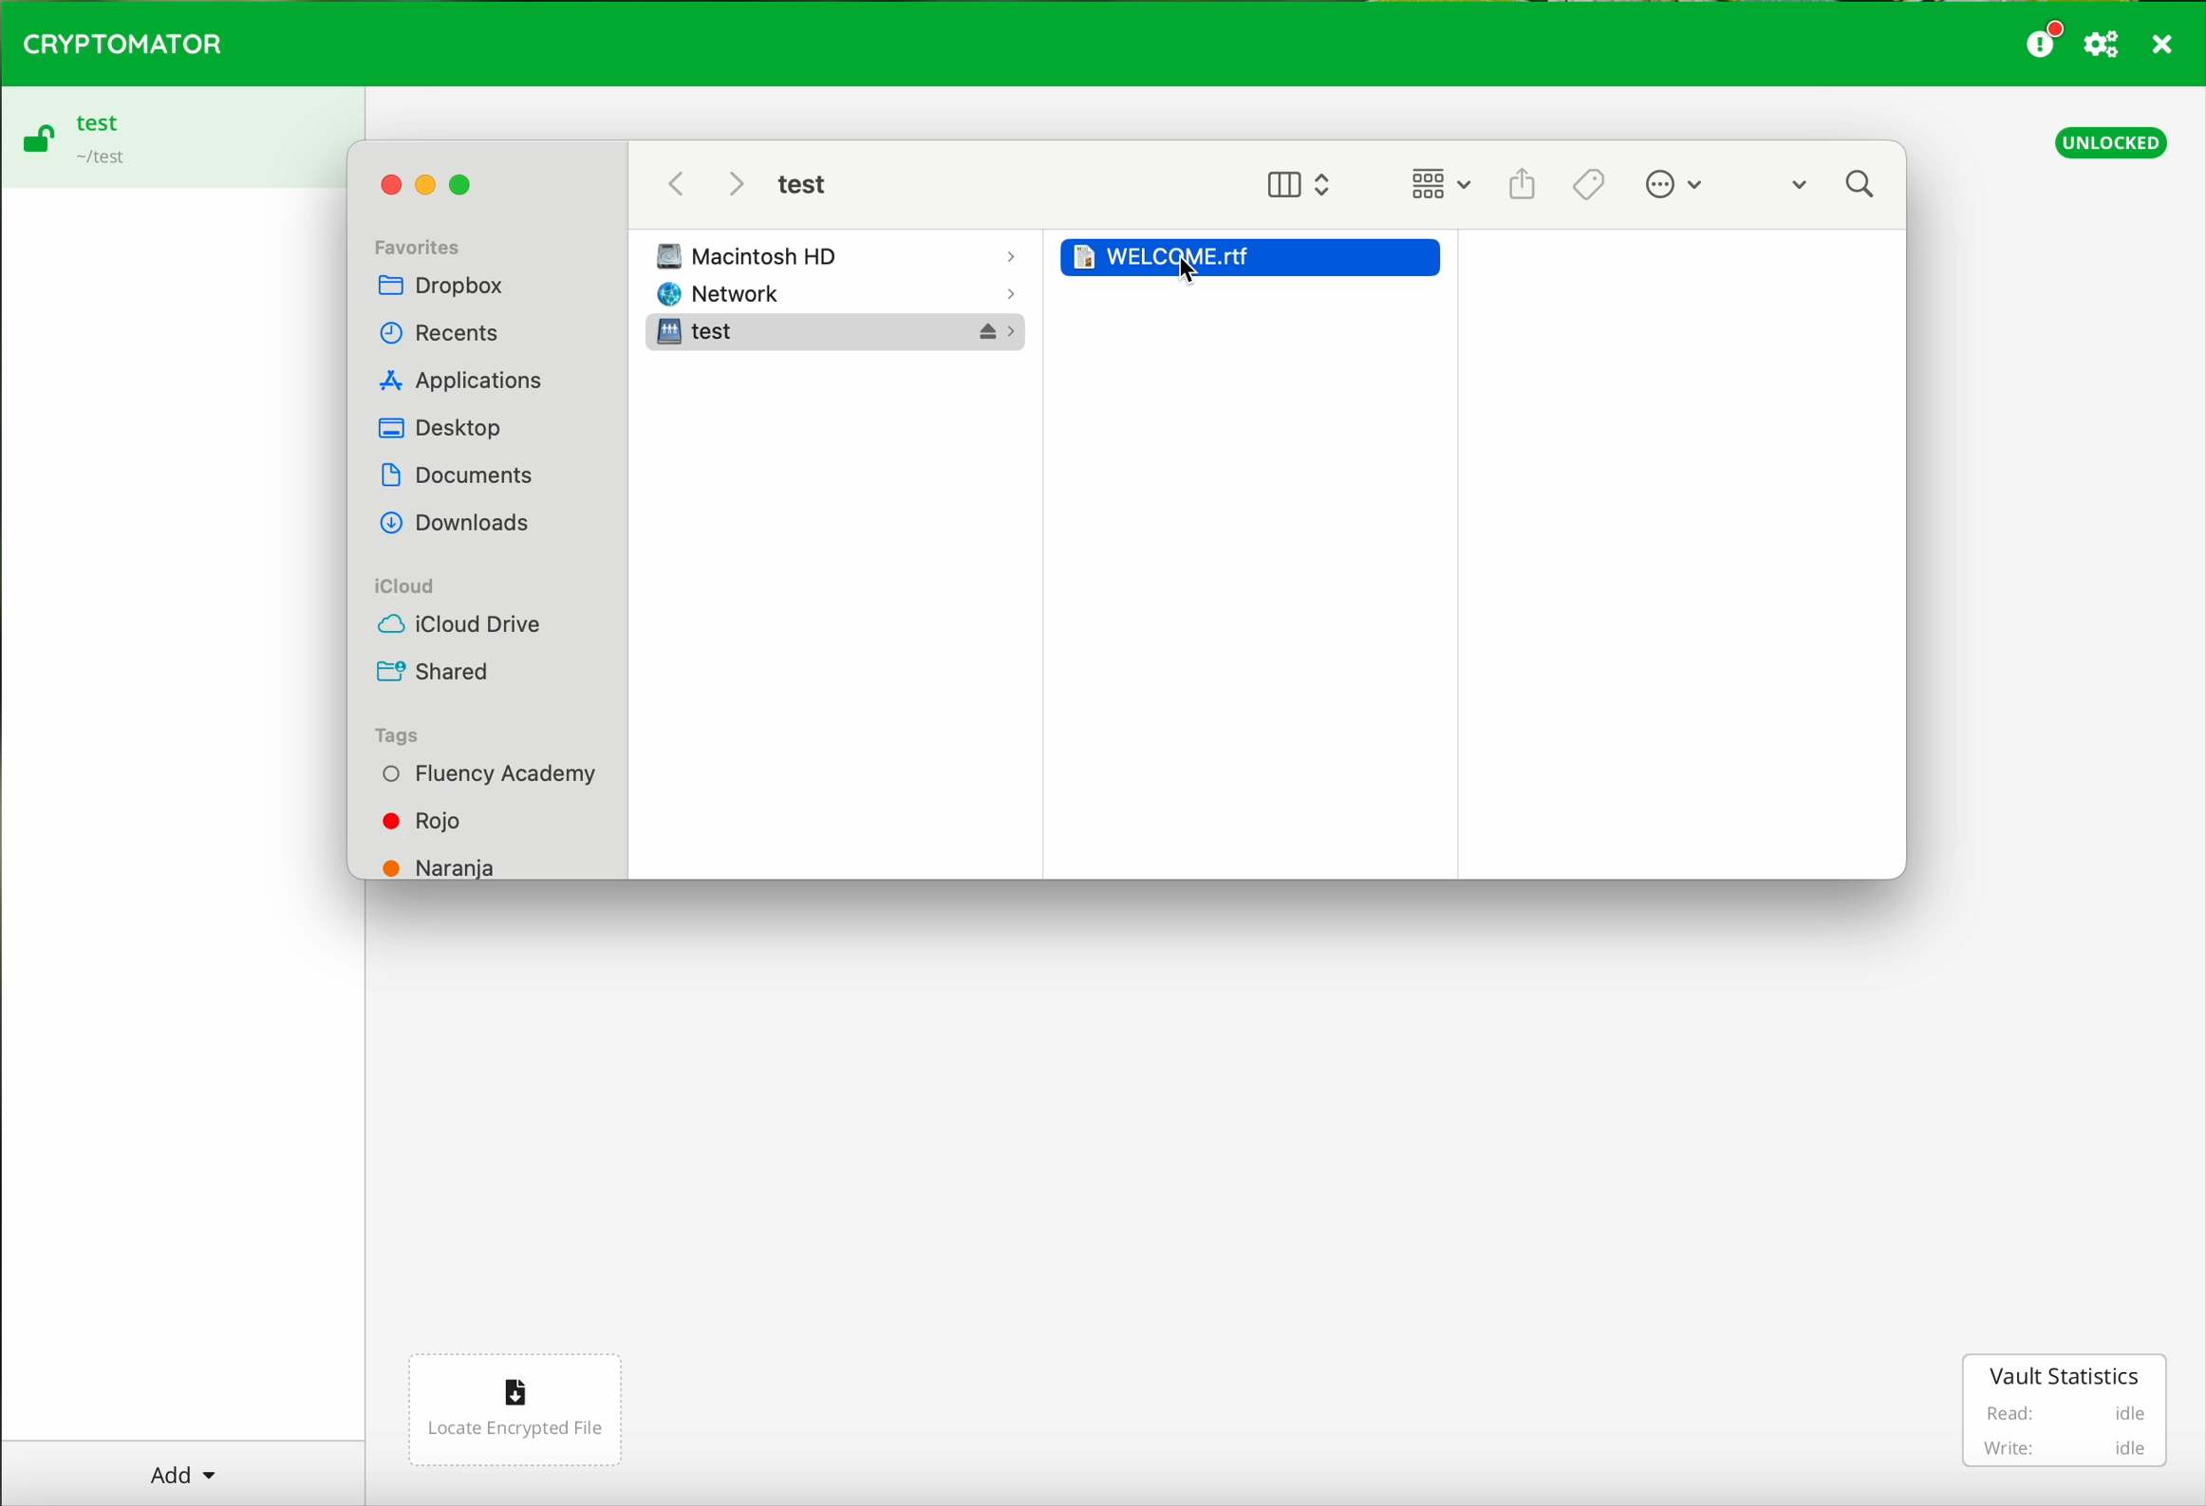  I want to click on iCloud, so click(405, 586).